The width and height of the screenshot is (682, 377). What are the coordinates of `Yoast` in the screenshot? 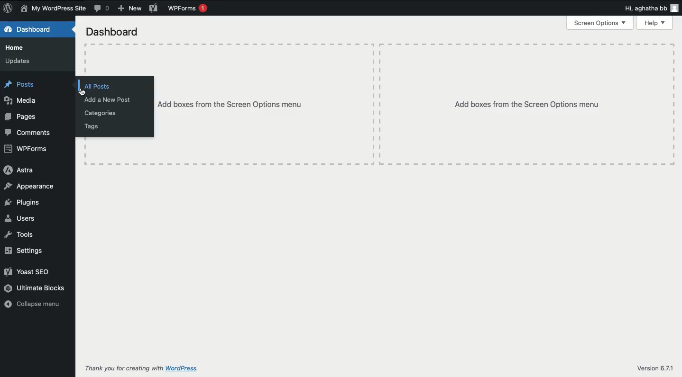 It's located at (154, 9).